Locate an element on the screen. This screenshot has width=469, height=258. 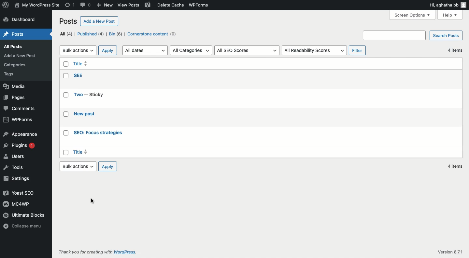
SEO: Focus strategies. is located at coordinates (99, 133).